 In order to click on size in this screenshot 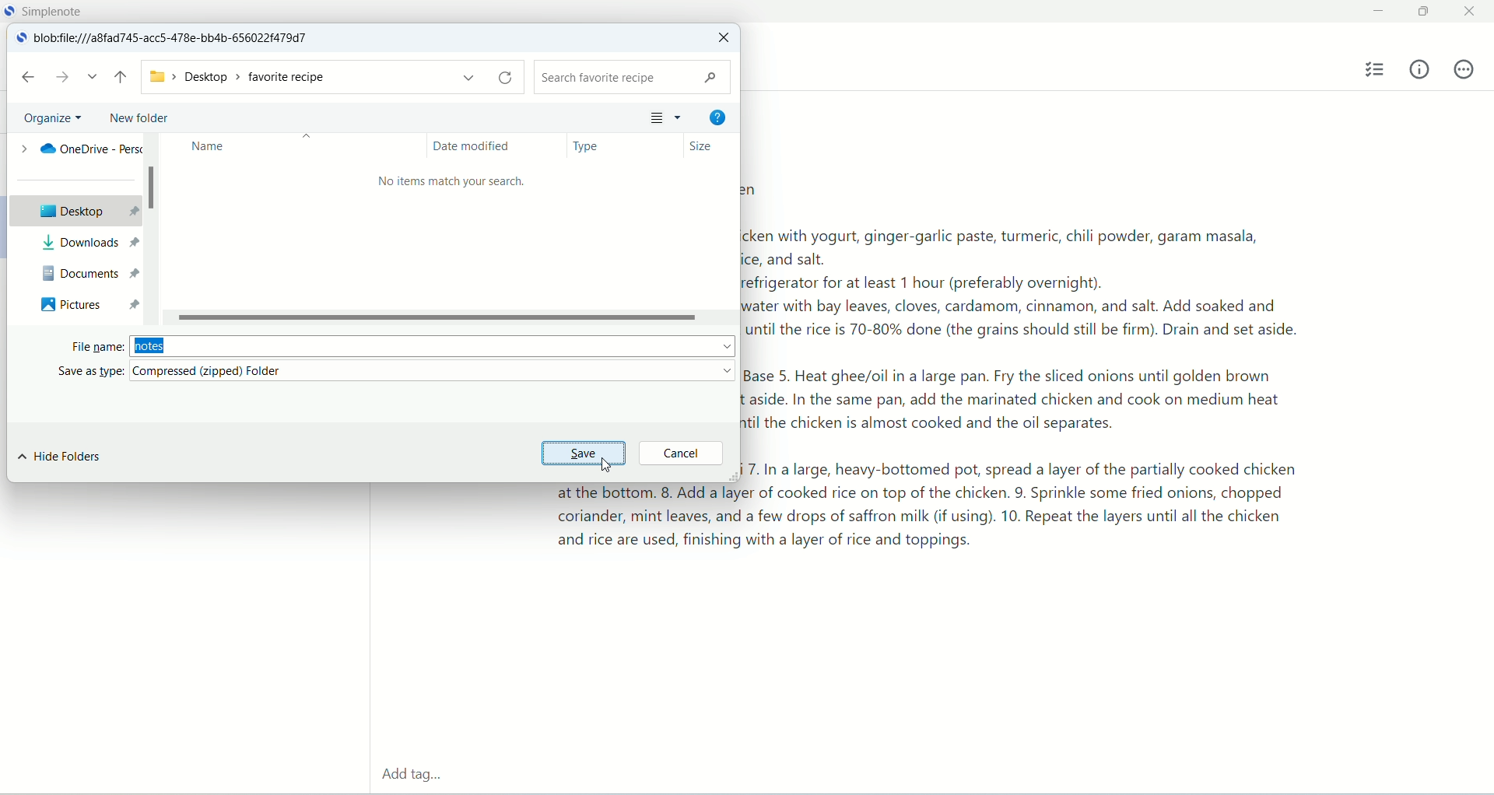, I will do `click(712, 146)`.